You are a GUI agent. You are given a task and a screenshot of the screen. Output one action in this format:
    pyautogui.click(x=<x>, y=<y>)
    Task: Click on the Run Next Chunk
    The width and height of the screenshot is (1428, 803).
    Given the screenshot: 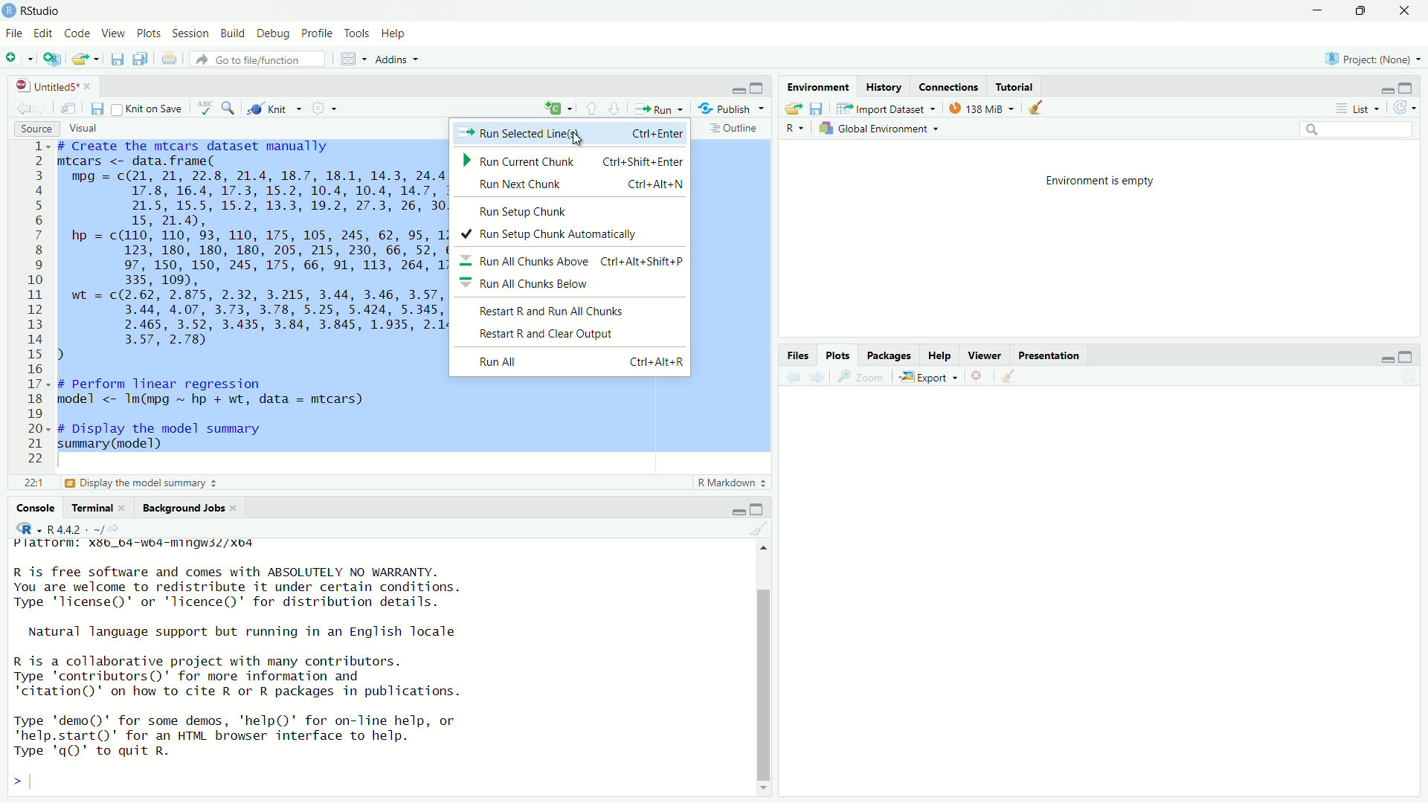 What is the action you would take?
    pyautogui.click(x=521, y=186)
    